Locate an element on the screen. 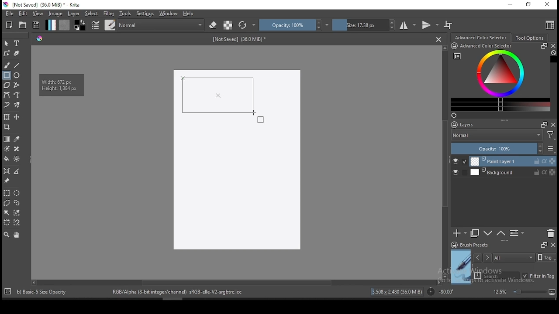 This screenshot has height=314, width=559. bezier curve selection tool is located at coordinates (7, 223).